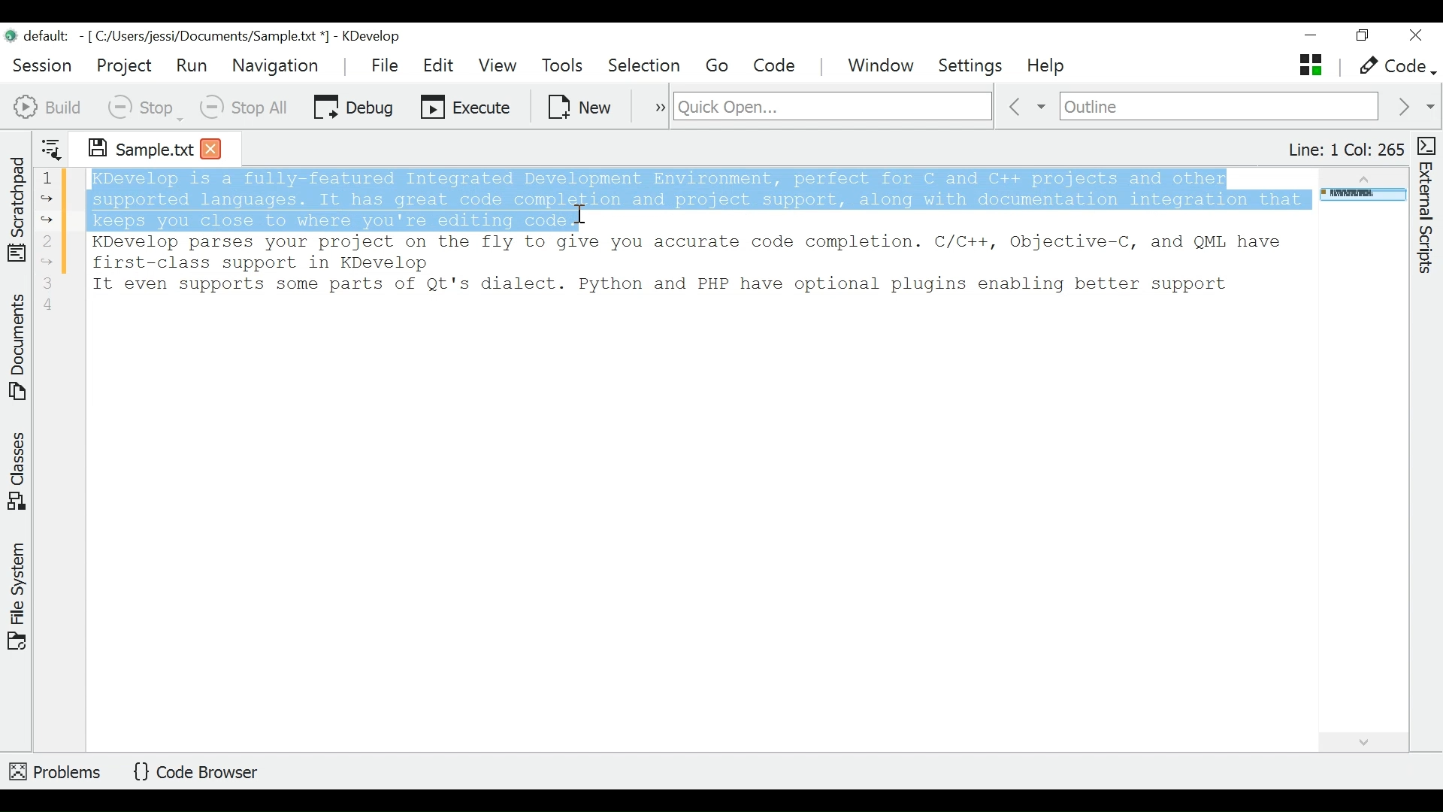  What do you see at coordinates (123, 65) in the screenshot?
I see `Project` at bounding box center [123, 65].